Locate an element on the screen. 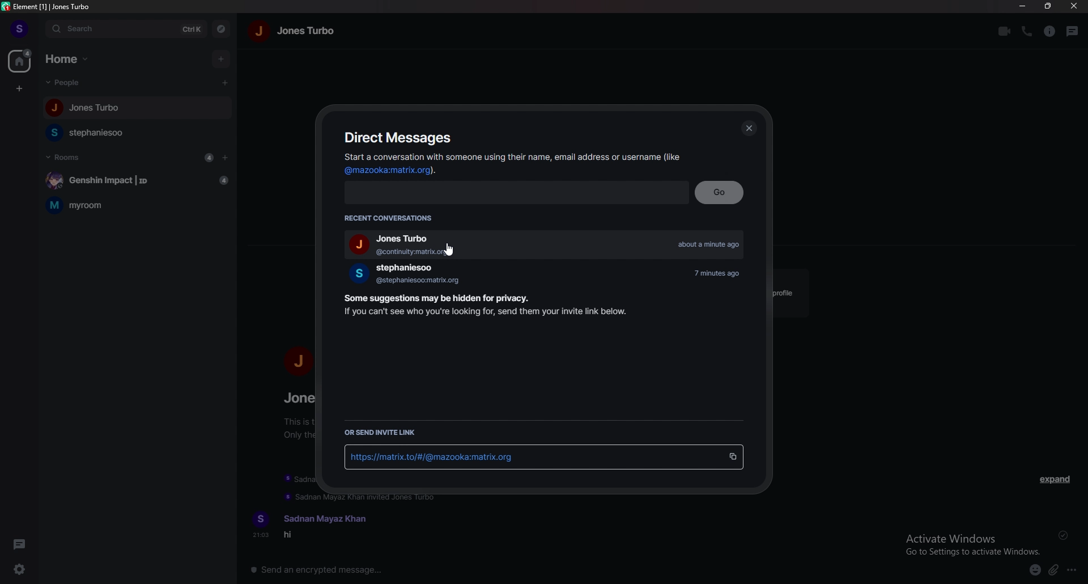  s is located at coordinates (261, 516).